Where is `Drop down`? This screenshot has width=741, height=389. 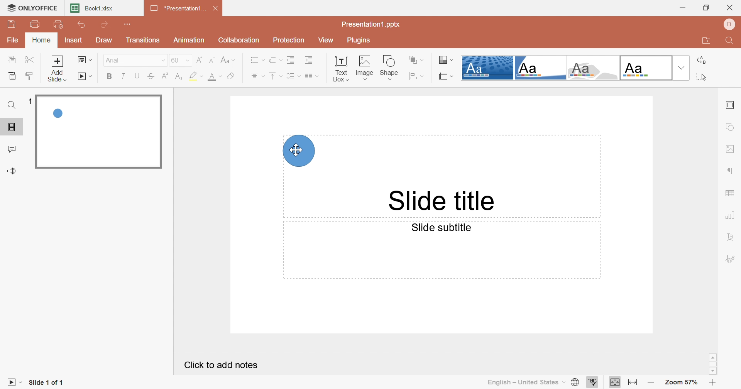 Drop down is located at coordinates (680, 68).